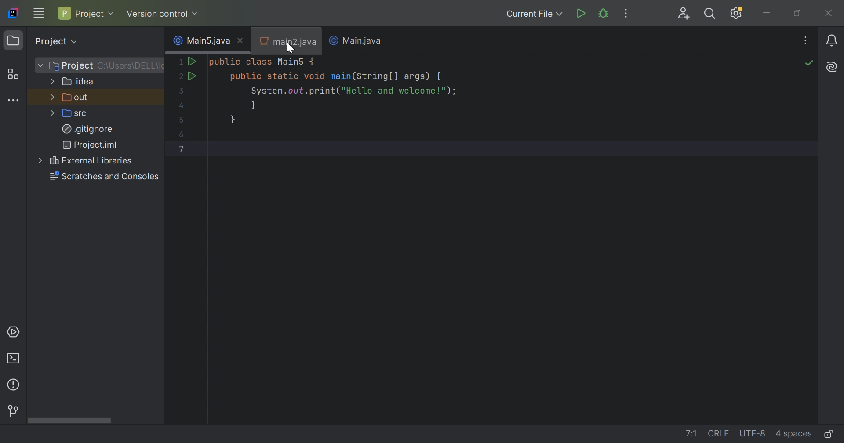  I want to click on }, so click(233, 120).